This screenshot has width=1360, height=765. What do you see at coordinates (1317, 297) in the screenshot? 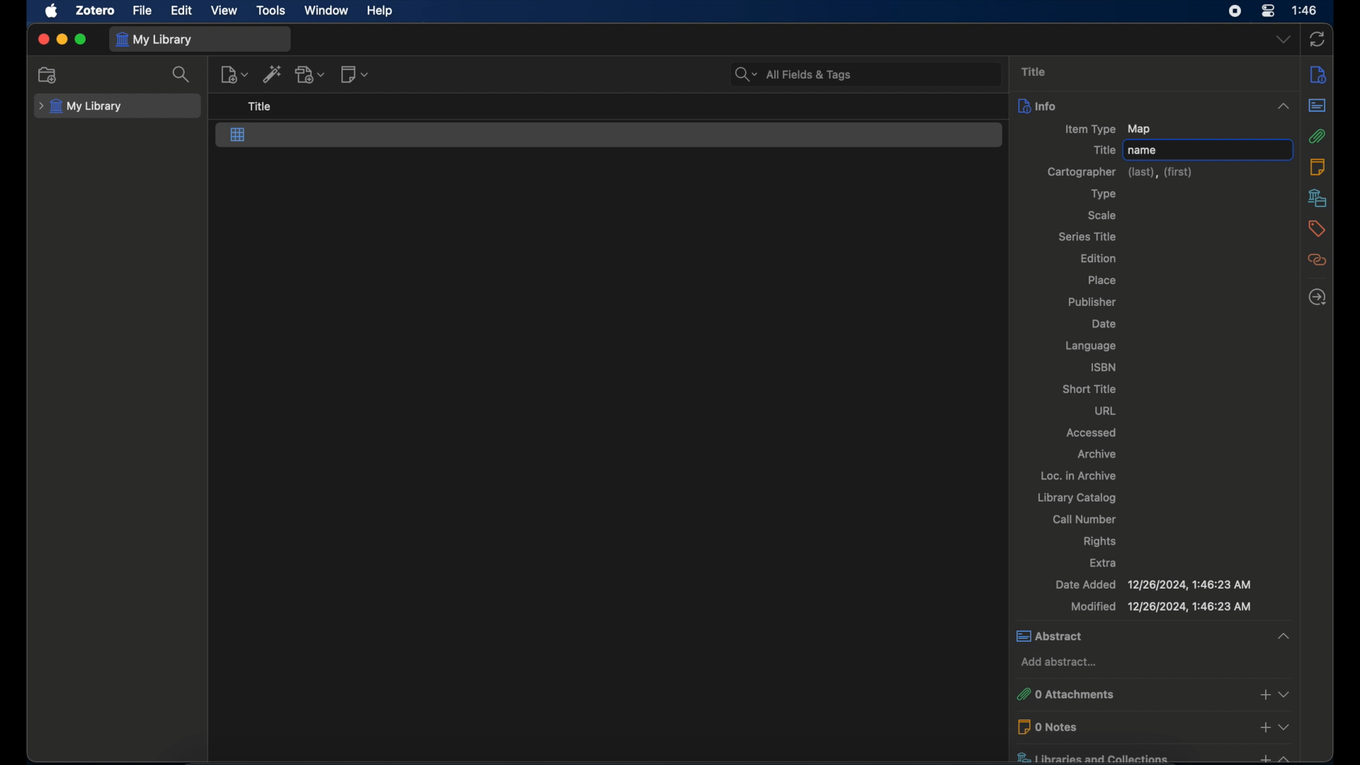
I see `locate` at bounding box center [1317, 297].